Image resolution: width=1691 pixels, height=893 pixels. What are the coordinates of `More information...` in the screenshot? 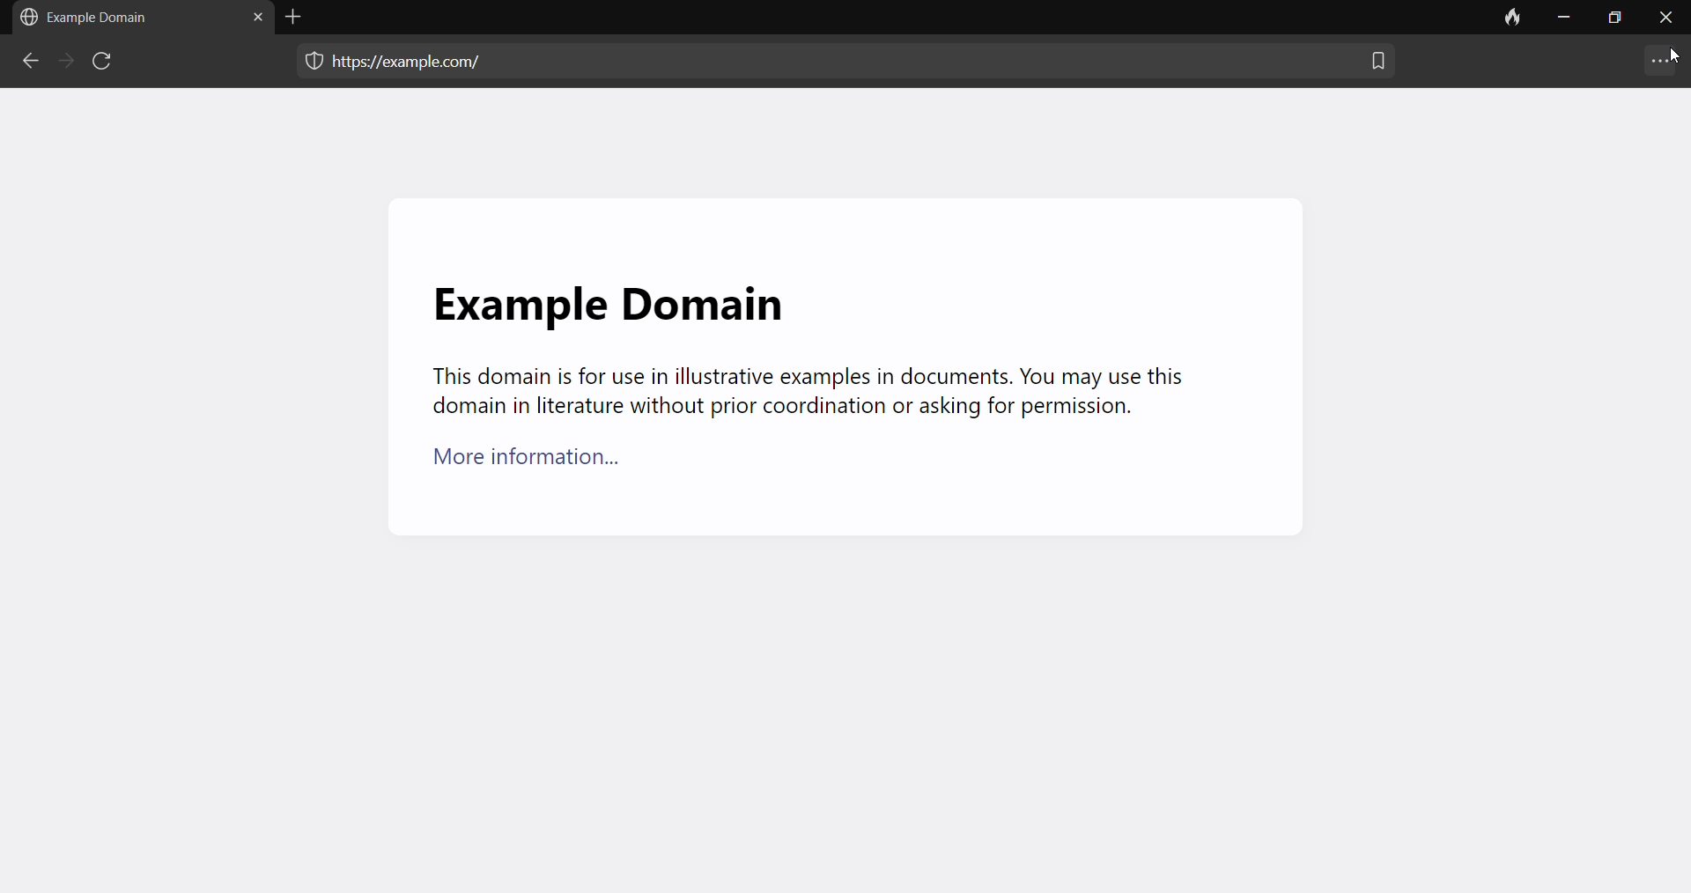 It's located at (538, 464).